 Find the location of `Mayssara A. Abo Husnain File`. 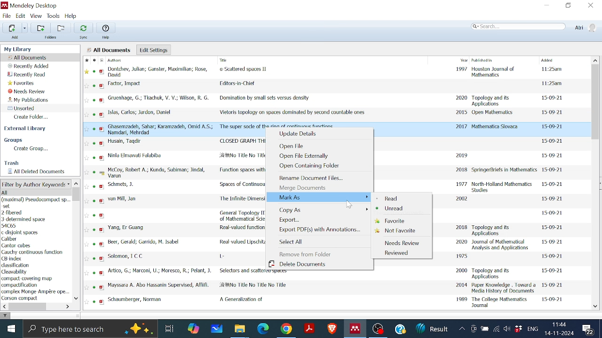

Mayssara A. Abo Husnain File is located at coordinates (334, 286).